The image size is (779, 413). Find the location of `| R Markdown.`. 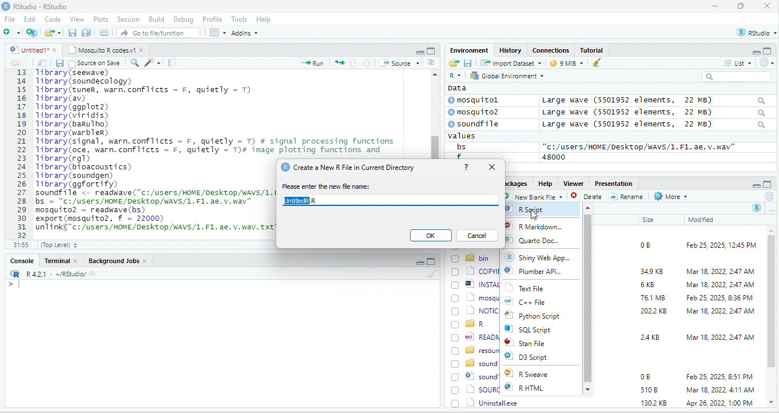

| R Markdown. is located at coordinates (538, 227).